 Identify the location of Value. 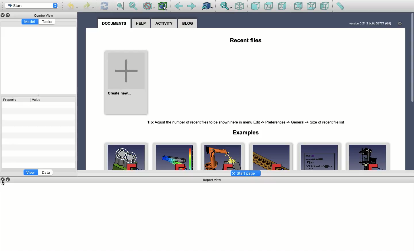
(36, 100).